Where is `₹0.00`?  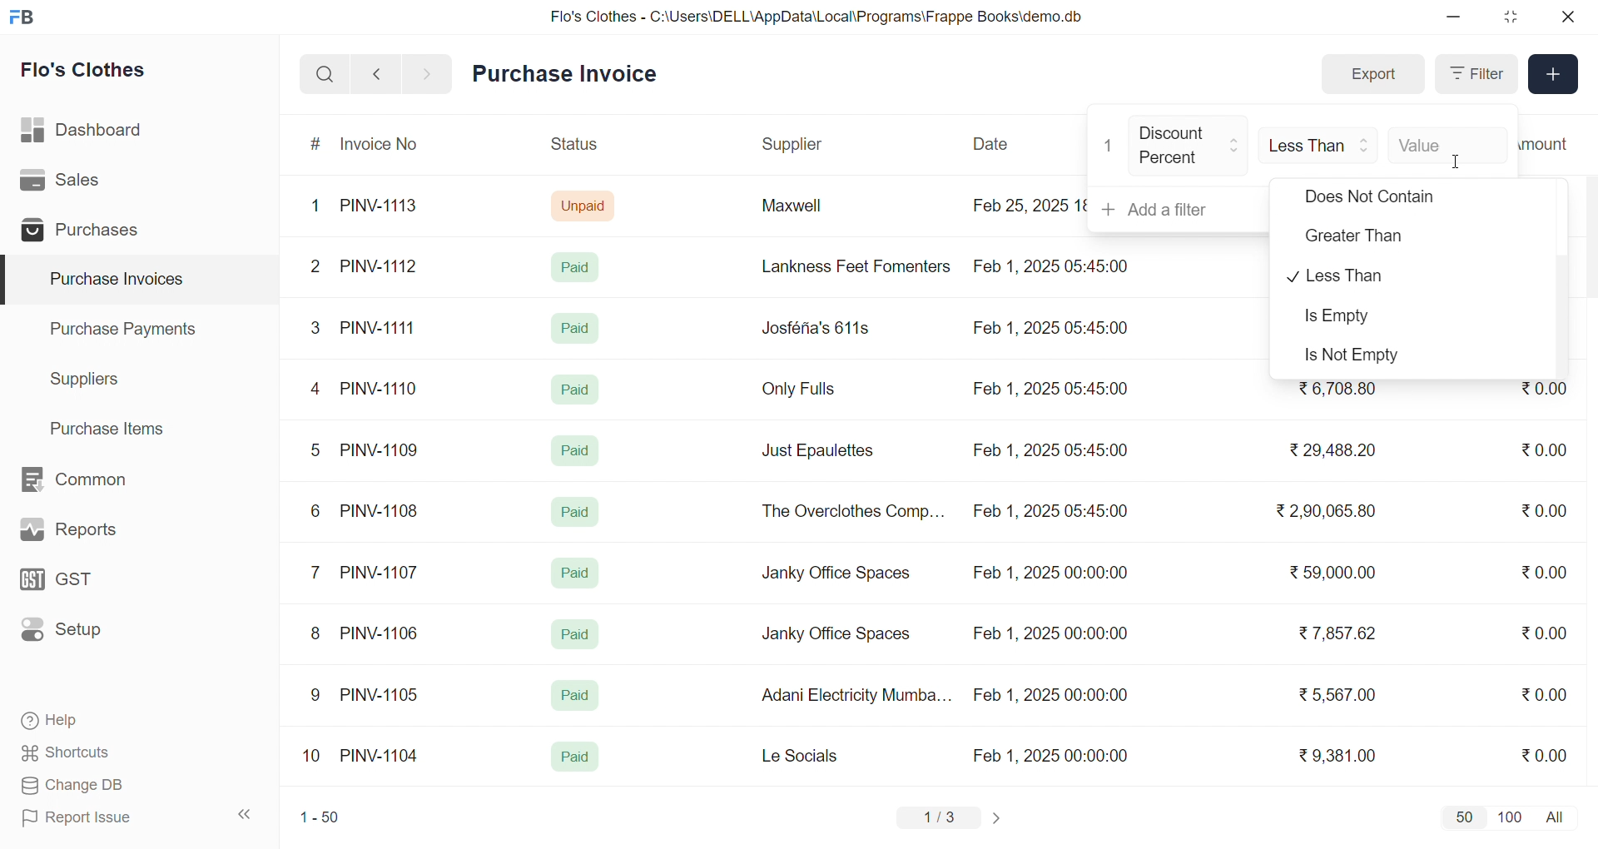
₹0.00 is located at coordinates (1544, 633).